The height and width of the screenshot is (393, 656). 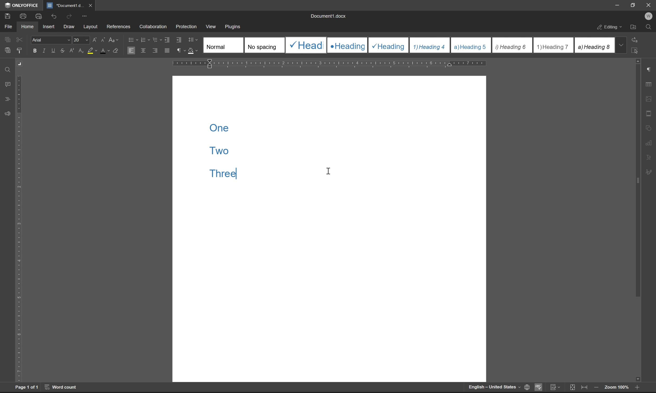 I want to click on ruler, so click(x=19, y=229).